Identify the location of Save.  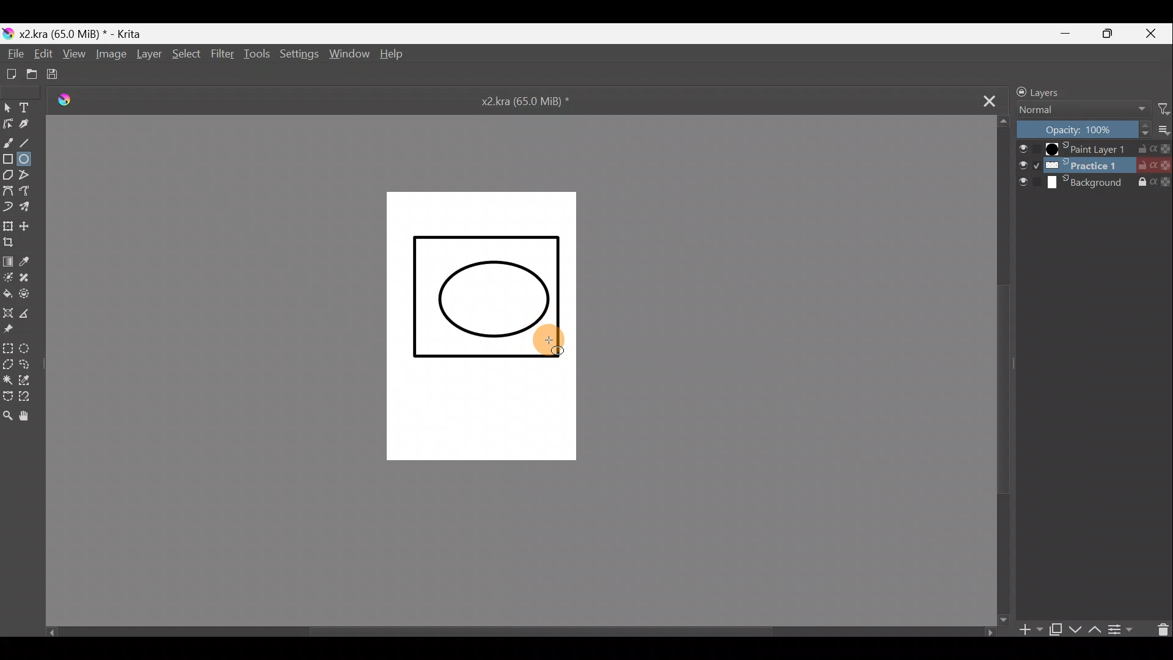
(63, 75).